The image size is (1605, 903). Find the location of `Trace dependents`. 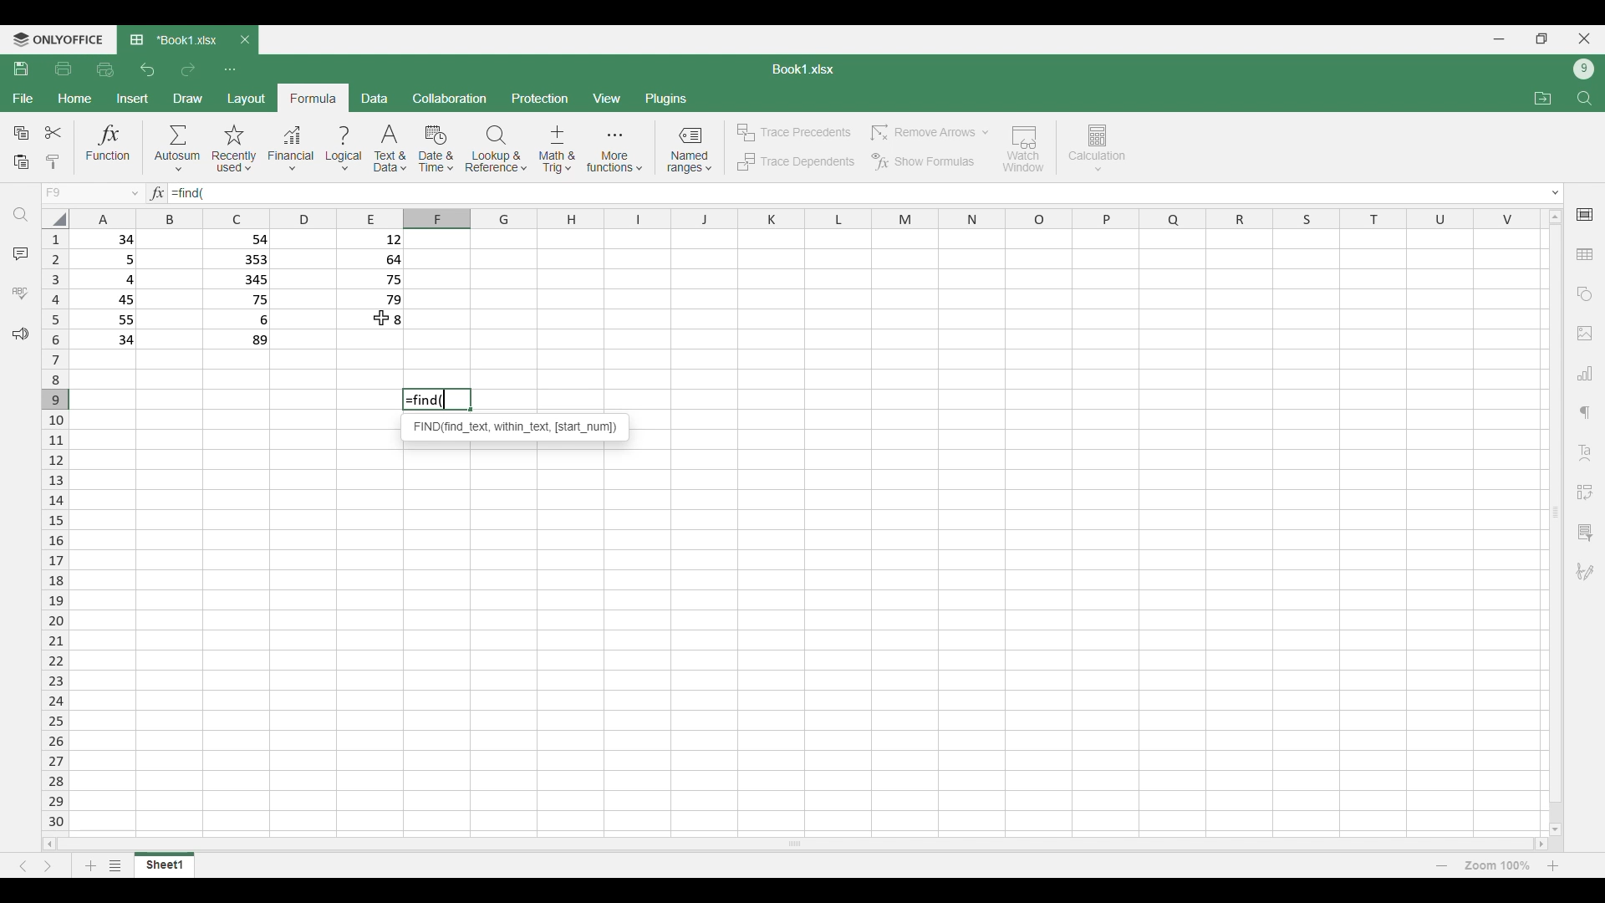

Trace dependents is located at coordinates (795, 162).